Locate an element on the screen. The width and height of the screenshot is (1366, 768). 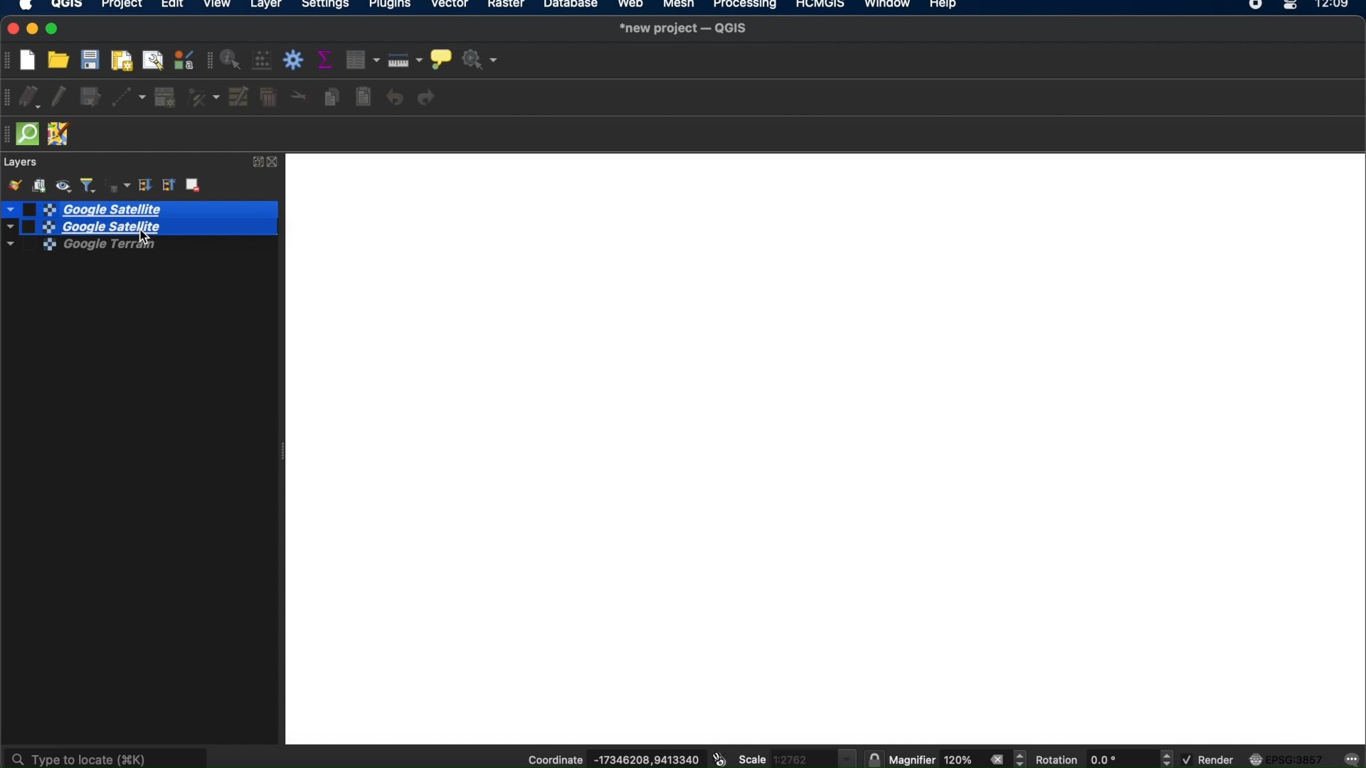
paste features is located at coordinates (365, 97).